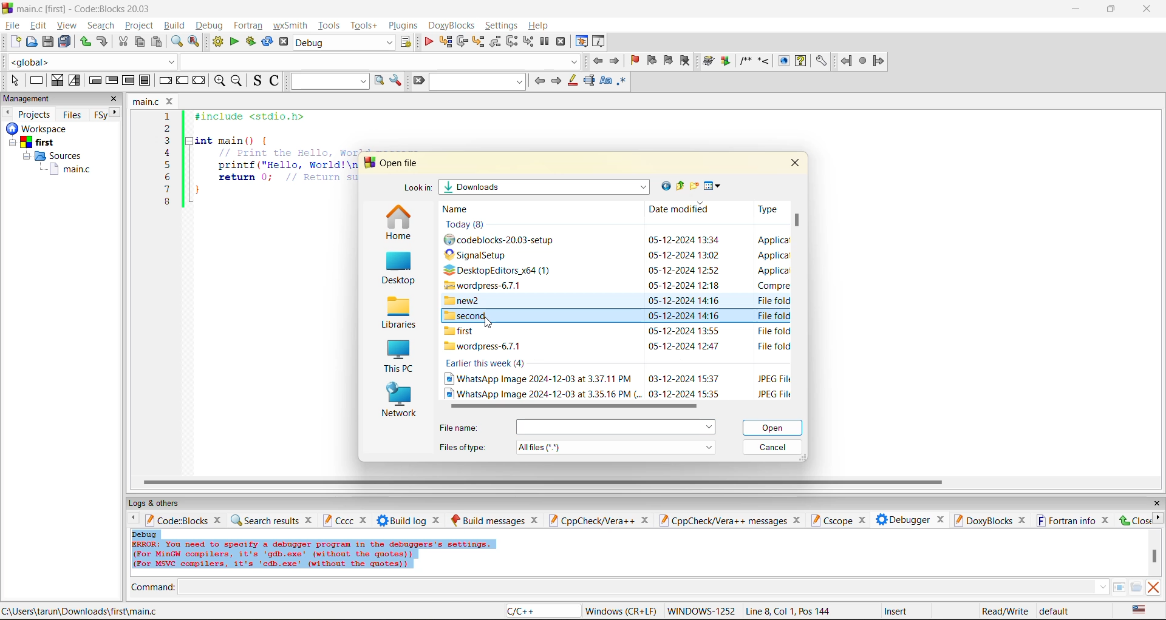 The height and width of the screenshot is (620, 1166). What do you see at coordinates (540, 25) in the screenshot?
I see `help` at bounding box center [540, 25].